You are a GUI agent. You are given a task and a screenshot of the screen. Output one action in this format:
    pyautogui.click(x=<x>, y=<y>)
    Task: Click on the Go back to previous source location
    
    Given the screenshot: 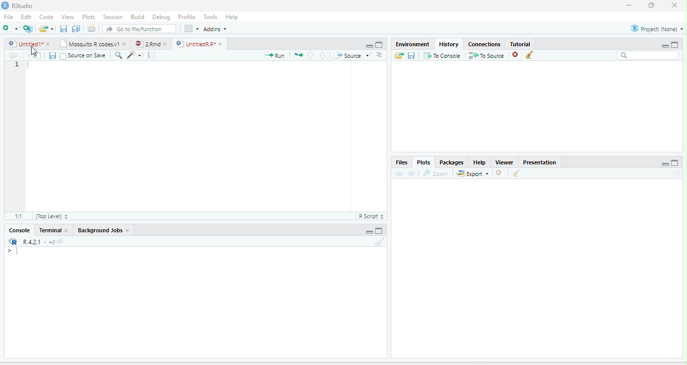 What is the action you would take?
    pyautogui.click(x=11, y=55)
    